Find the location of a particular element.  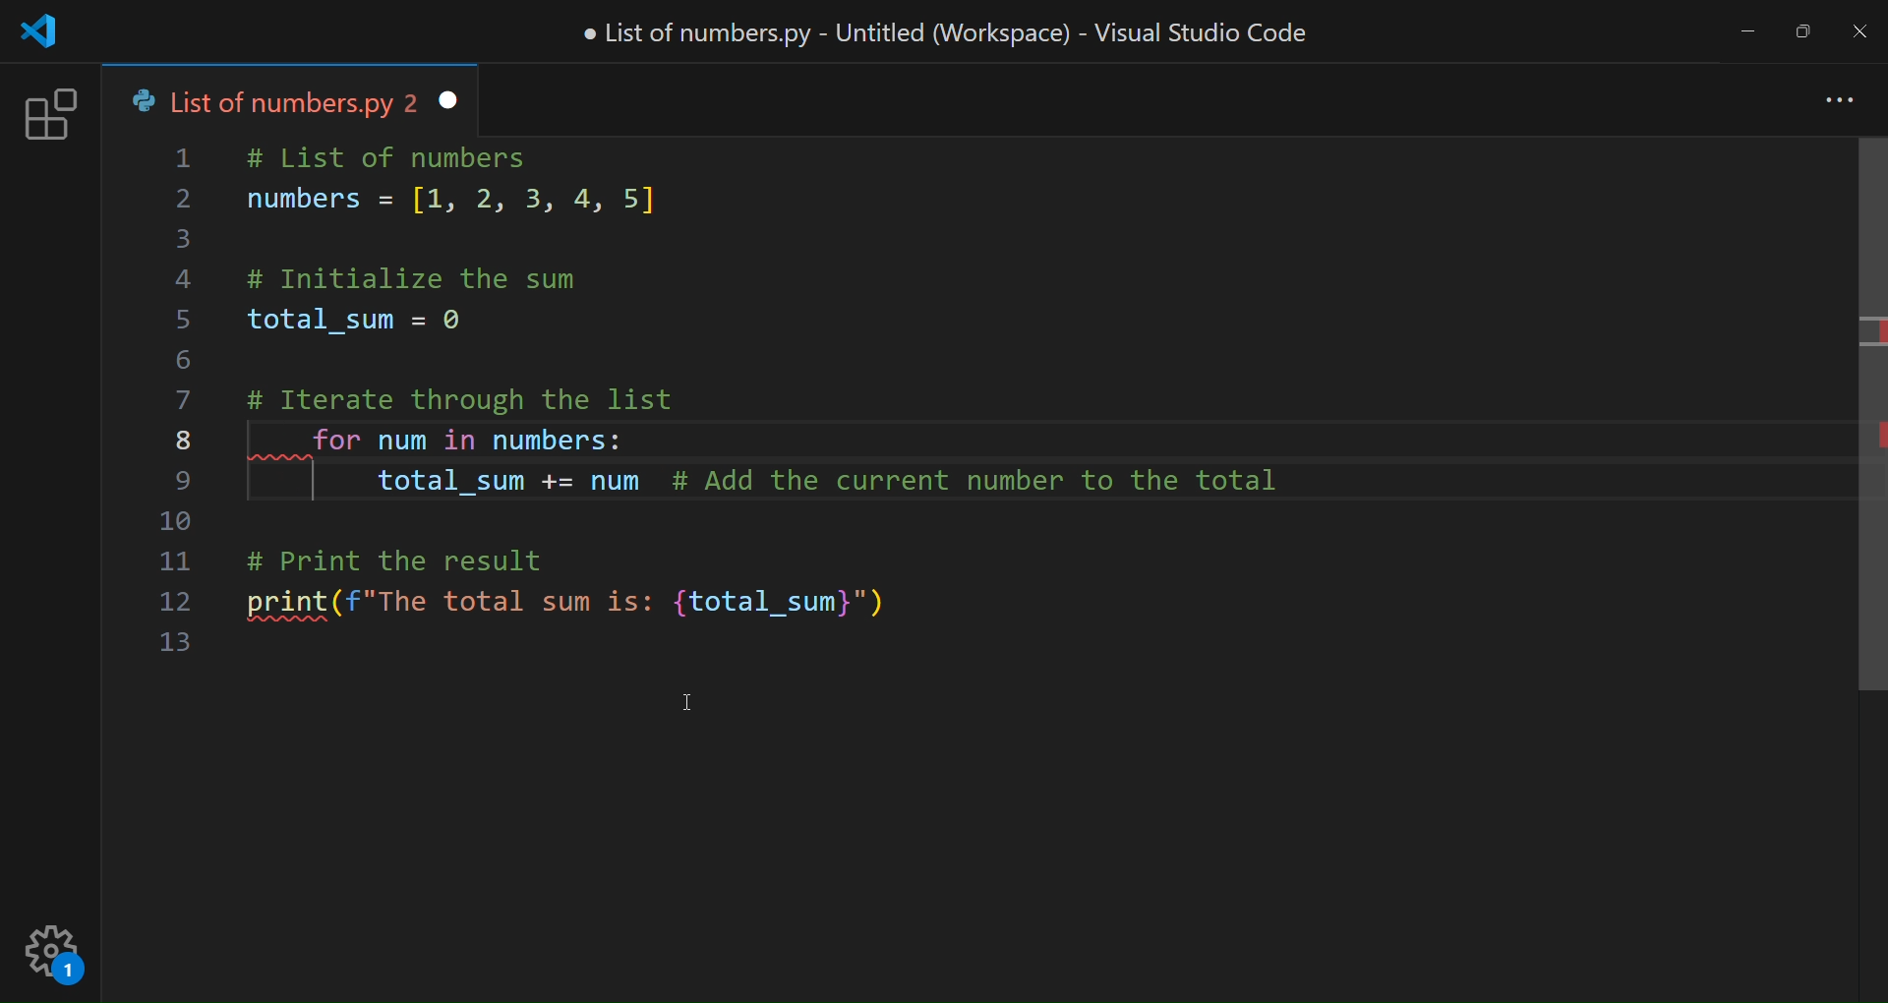

setting is located at coordinates (54, 960).